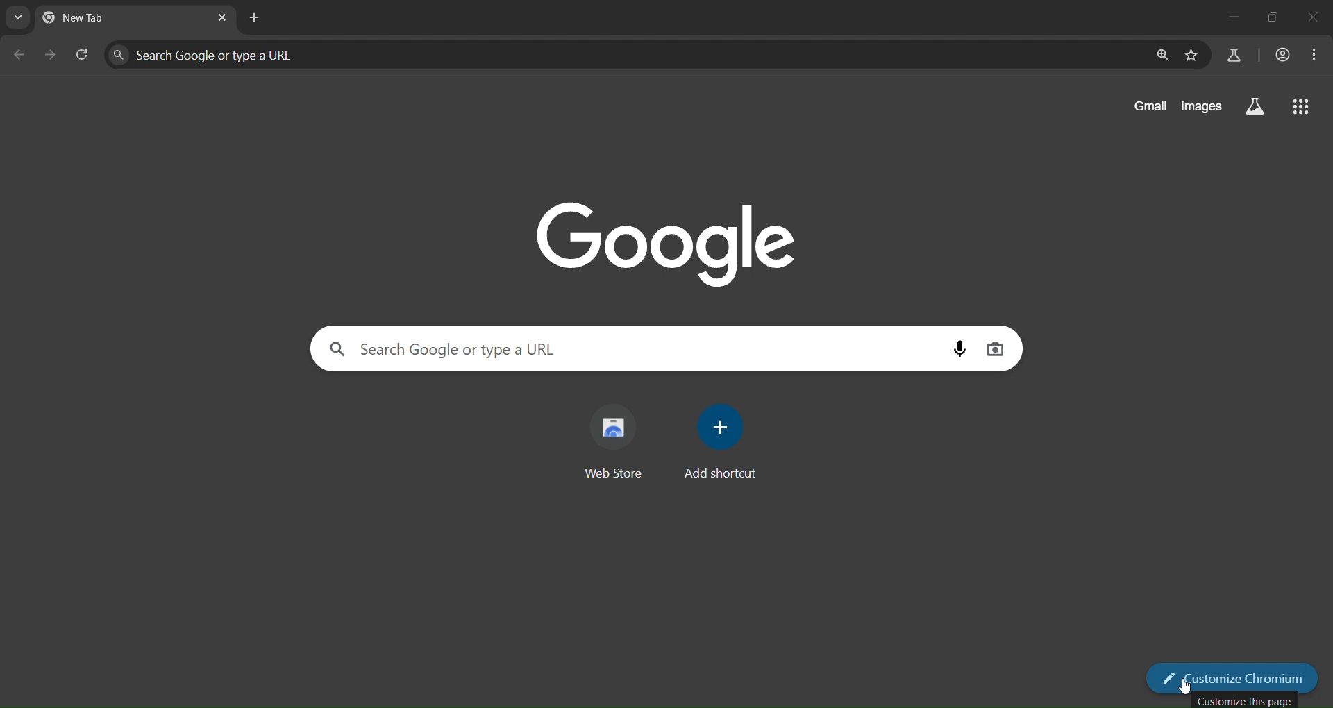  What do you see at coordinates (1233, 58) in the screenshot?
I see `search labs` at bounding box center [1233, 58].